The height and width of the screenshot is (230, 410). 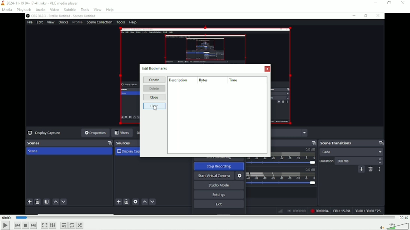 What do you see at coordinates (155, 67) in the screenshot?
I see `Edit bookmarks` at bounding box center [155, 67].